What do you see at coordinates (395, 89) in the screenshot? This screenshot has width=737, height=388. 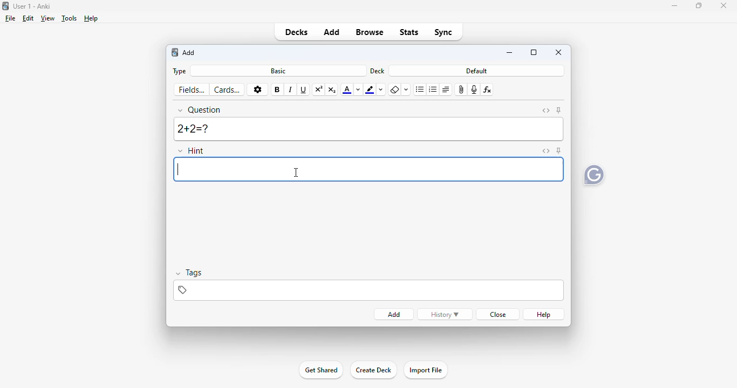 I see `remove formatting` at bounding box center [395, 89].